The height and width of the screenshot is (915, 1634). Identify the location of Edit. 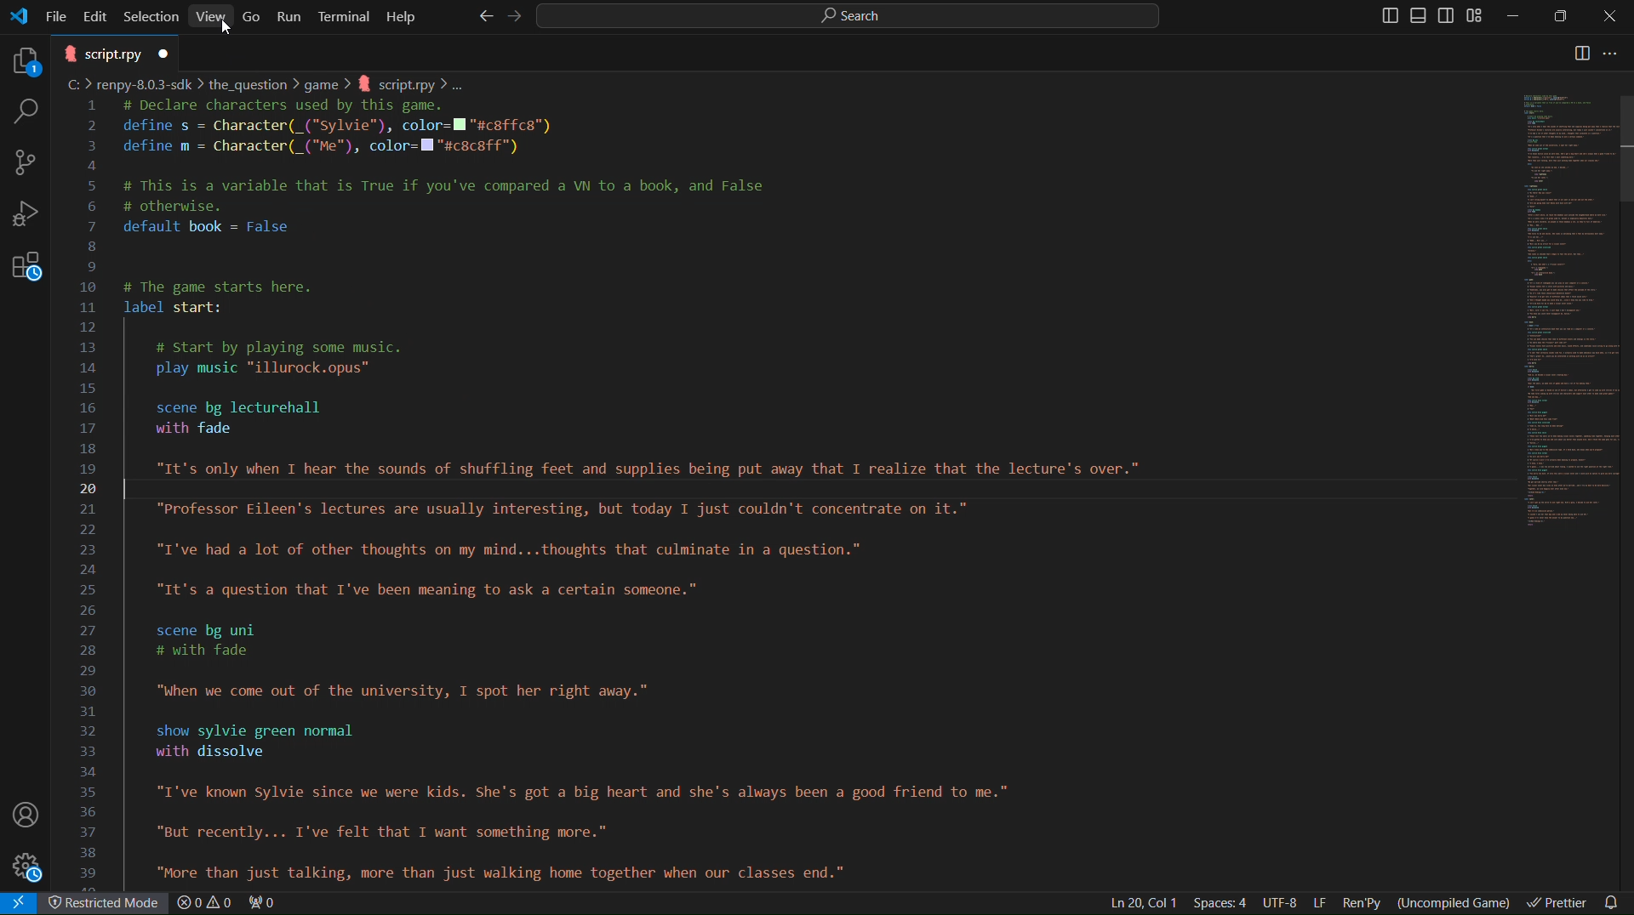
(98, 14).